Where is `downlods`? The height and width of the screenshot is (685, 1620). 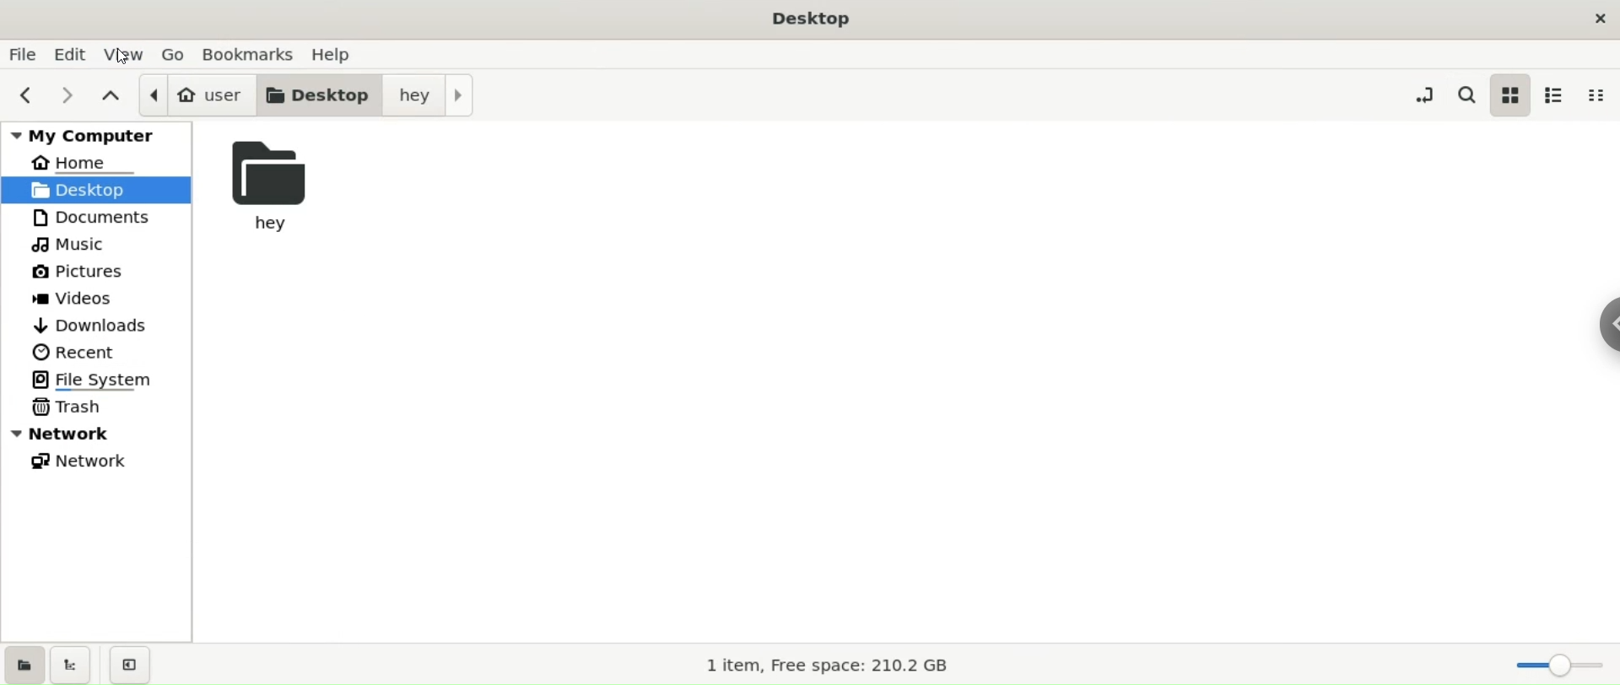 downlods is located at coordinates (104, 326).